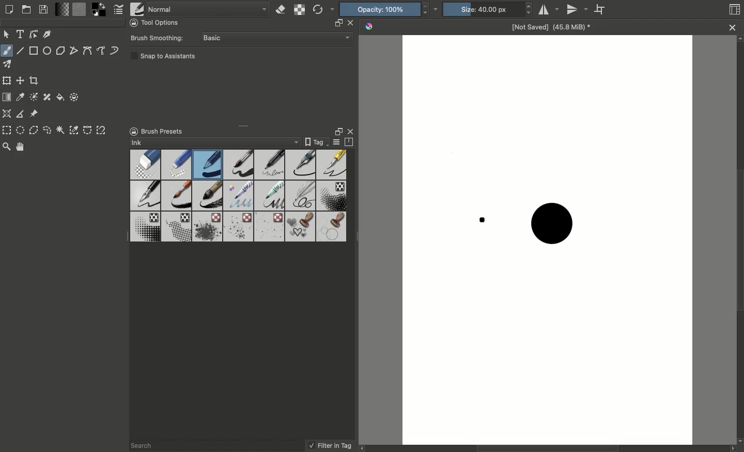  I want to click on Fill gradients, so click(63, 9).